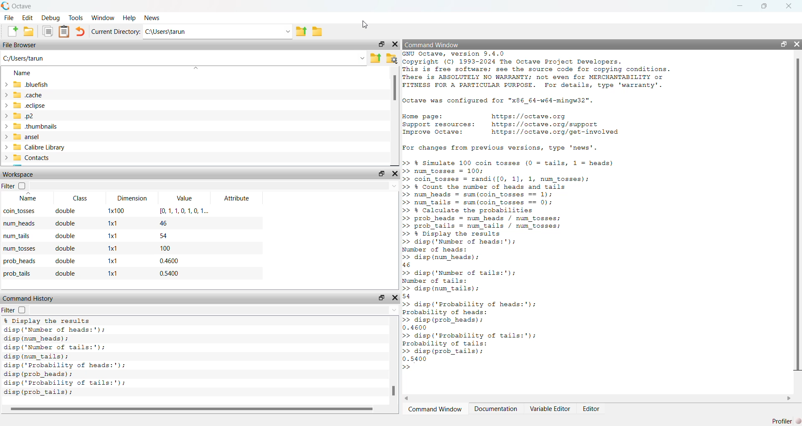  What do you see at coordinates (434, 409) in the screenshot?
I see `Command Window` at bounding box center [434, 409].